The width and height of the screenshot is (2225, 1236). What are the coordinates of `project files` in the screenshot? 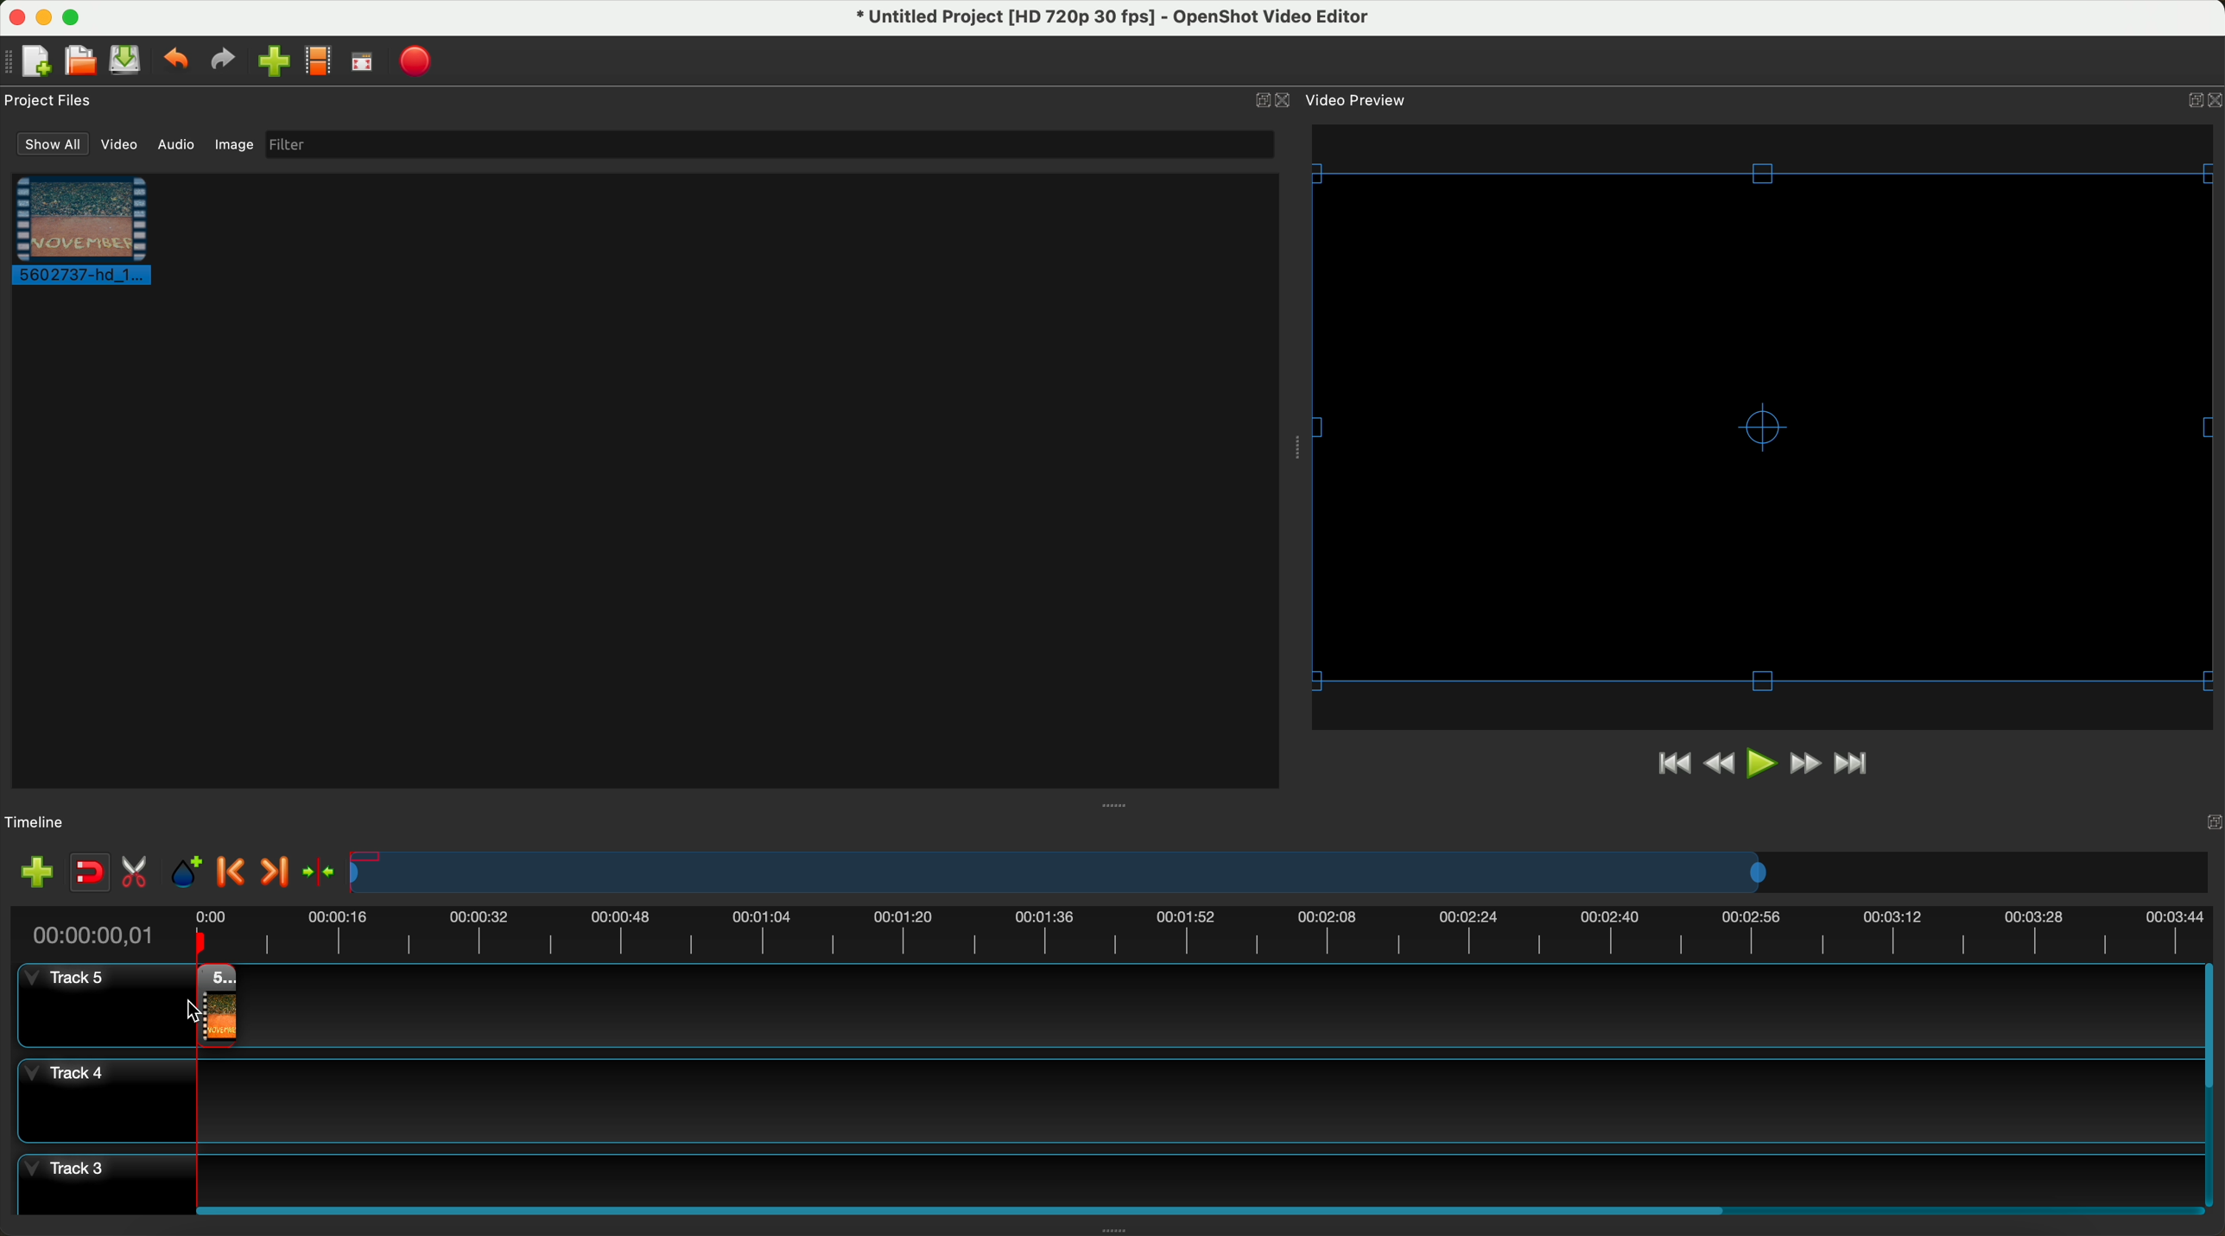 It's located at (50, 98).